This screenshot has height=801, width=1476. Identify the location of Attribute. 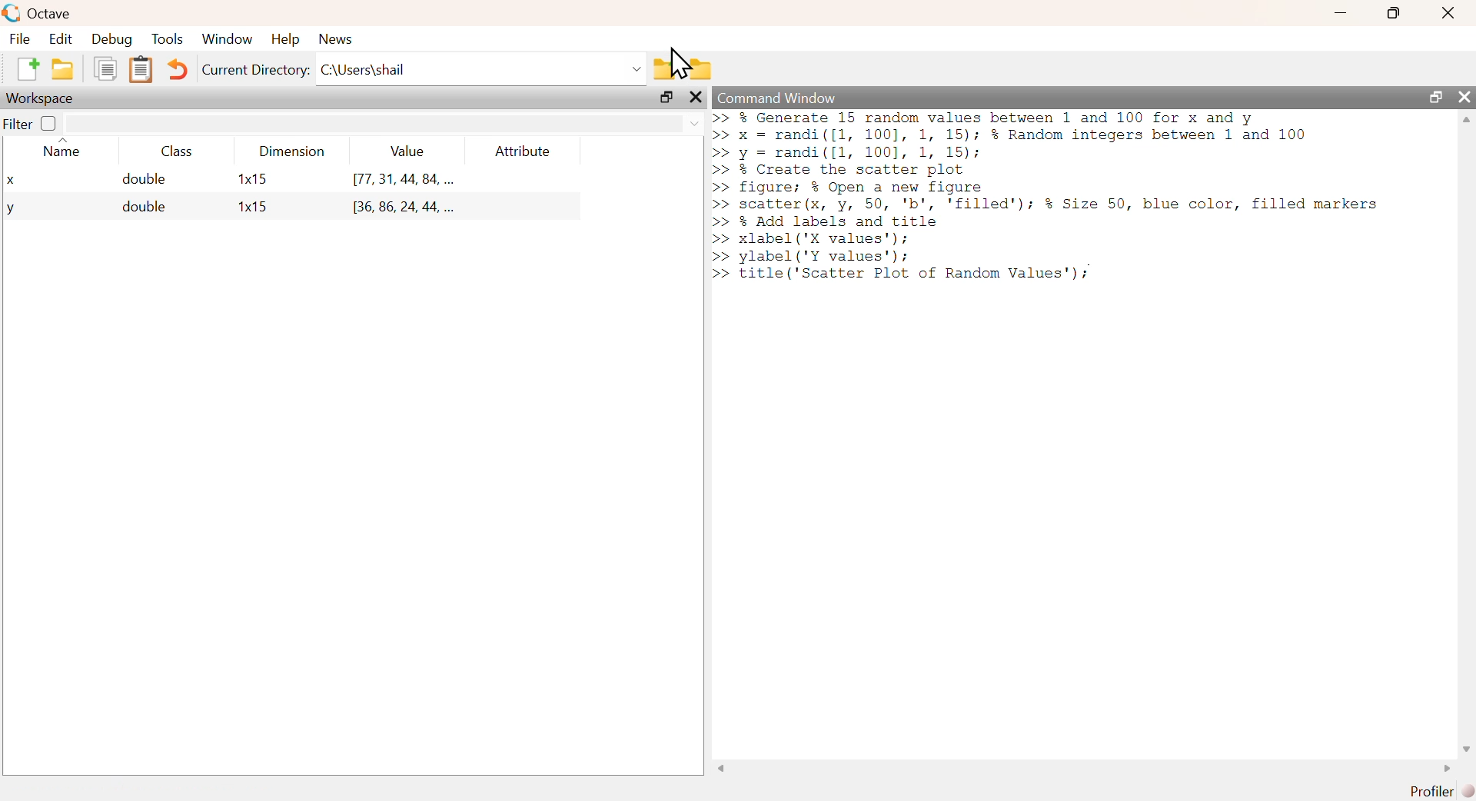
(524, 151).